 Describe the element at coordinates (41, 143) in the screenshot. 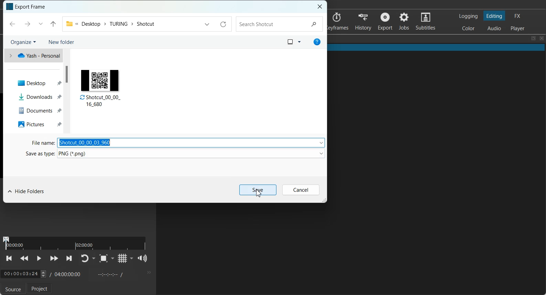

I see `File Name` at that location.